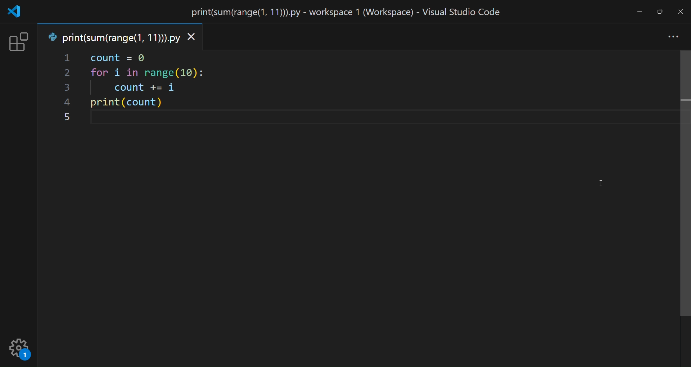  What do you see at coordinates (112, 37) in the screenshot?
I see `tab name` at bounding box center [112, 37].